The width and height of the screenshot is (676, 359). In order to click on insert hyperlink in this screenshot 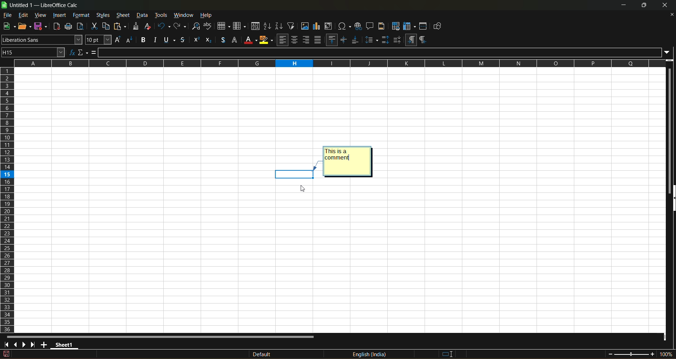, I will do `click(358, 26)`.